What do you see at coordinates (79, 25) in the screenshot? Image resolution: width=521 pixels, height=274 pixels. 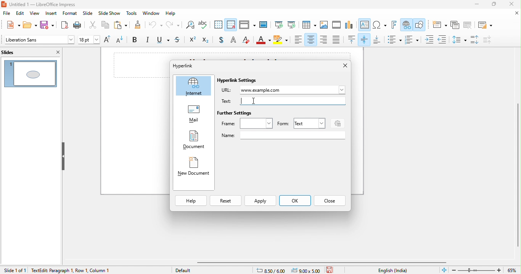 I see `print` at bounding box center [79, 25].